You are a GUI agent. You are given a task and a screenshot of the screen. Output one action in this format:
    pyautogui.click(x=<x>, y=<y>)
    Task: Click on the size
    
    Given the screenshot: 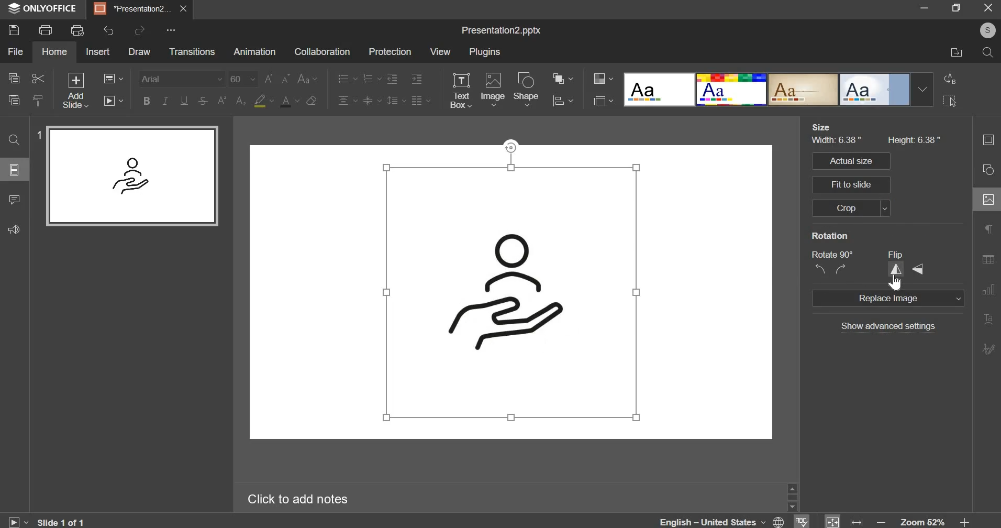 What is the action you would take?
    pyautogui.click(x=821, y=127)
    